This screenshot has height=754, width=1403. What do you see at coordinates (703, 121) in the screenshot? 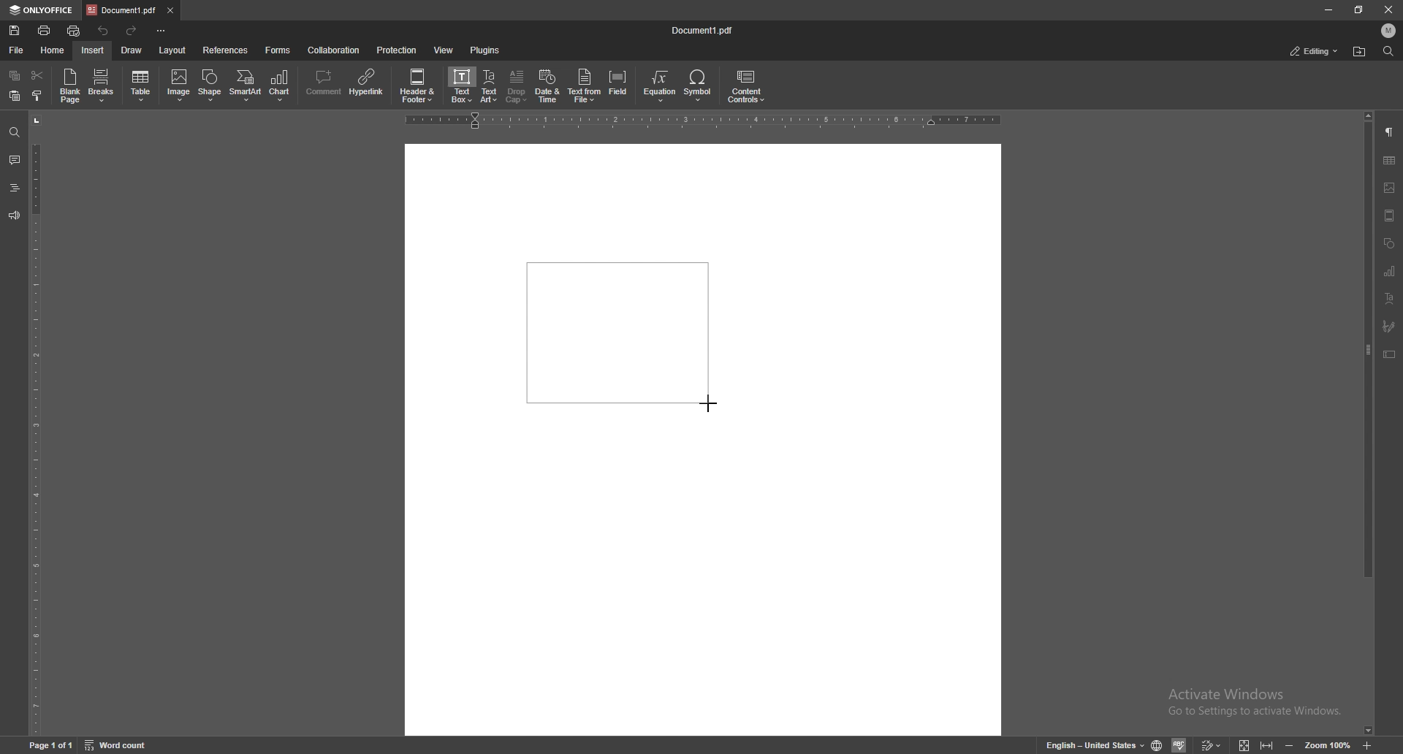
I see `horizontal scale` at bounding box center [703, 121].